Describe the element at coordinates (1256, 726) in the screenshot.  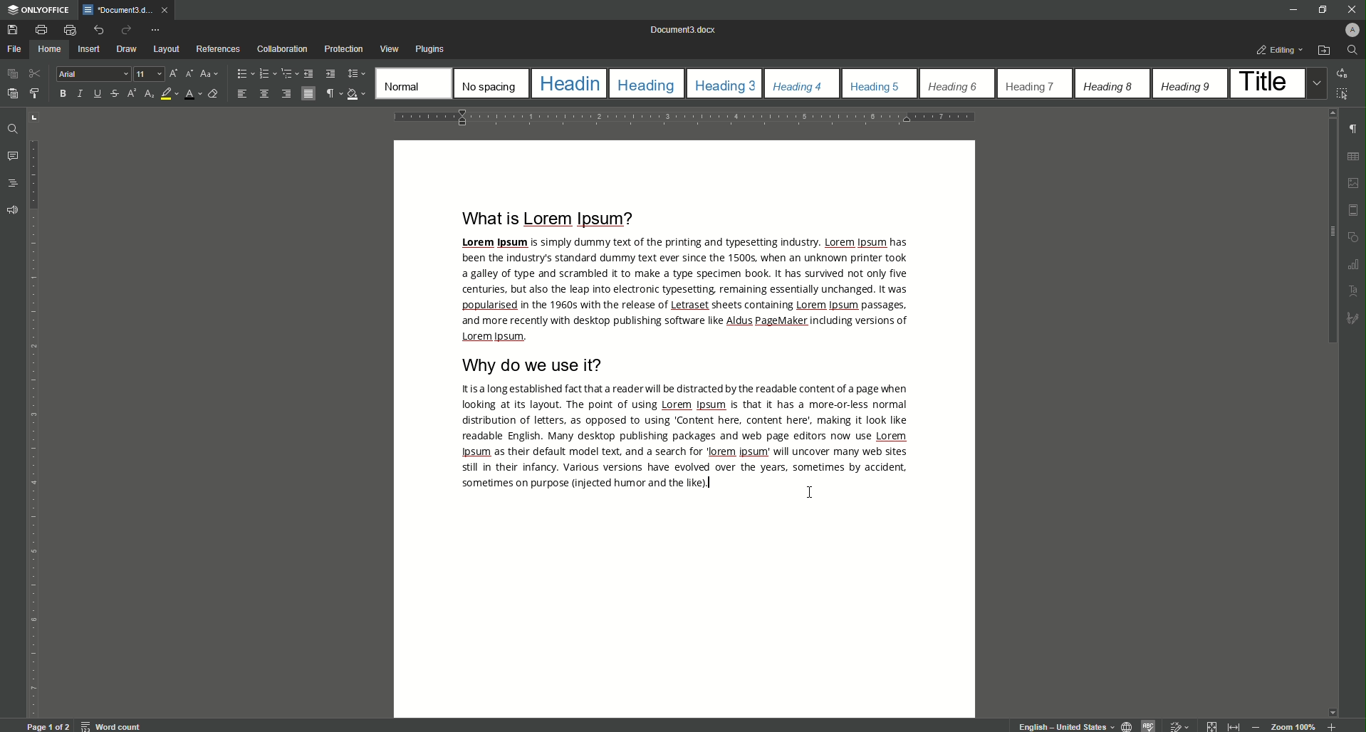
I see `Zoom Out` at that location.